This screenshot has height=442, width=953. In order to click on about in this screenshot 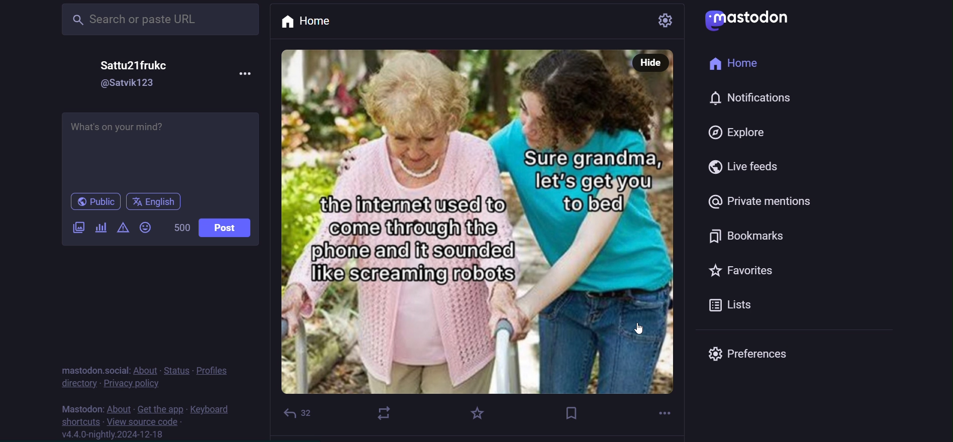, I will do `click(120, 409)`.